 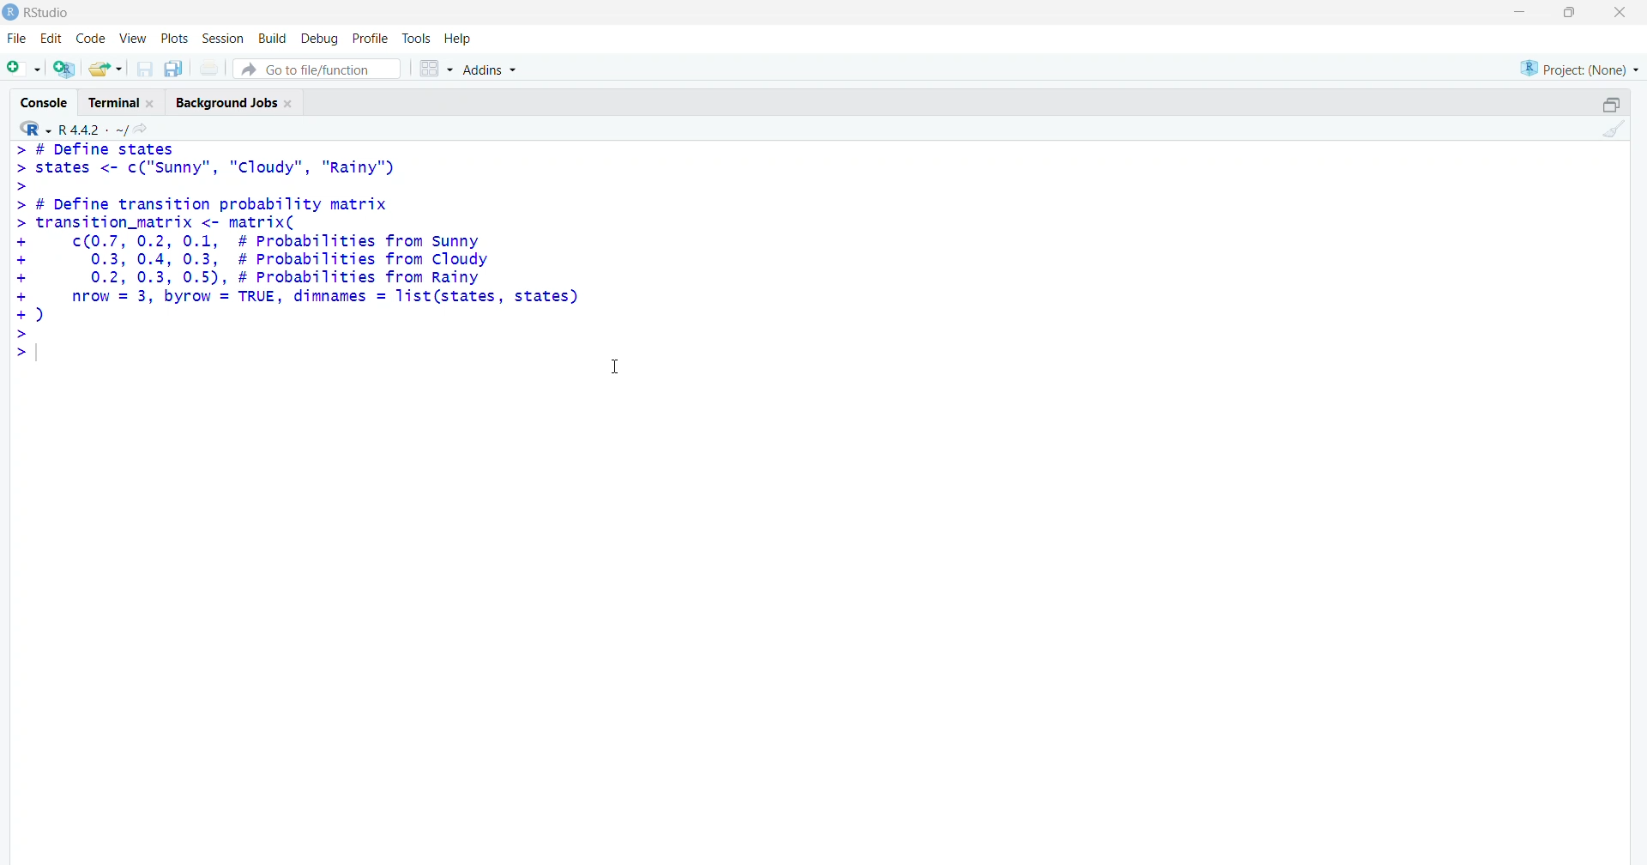 What do you see at coordinates (308, 253) in the screenshot?
I see `> # Define states> states <- c("sunny", "Cloudy", "Rainy")>> # Define transition probability matrix> transition_matrix <- matrix(- c(0.7, 0.2, 0.1, # Probabilities from Sunny+ 0.3, 0.4, 0.3, # Probabilities from Cloudy+ 0.2, 0.3, 0.5), # Probabilities from Rainy- nrow = 3, byrow = TRUE, dimnames = list(states, states)+)>-` at bounding box center [308, 253].